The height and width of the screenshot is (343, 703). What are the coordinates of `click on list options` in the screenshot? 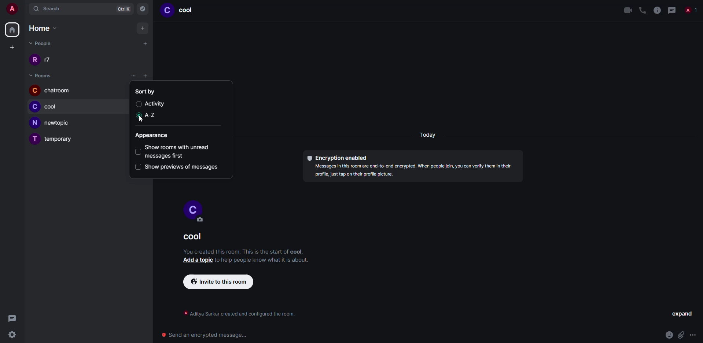 It's located at (134, 76).